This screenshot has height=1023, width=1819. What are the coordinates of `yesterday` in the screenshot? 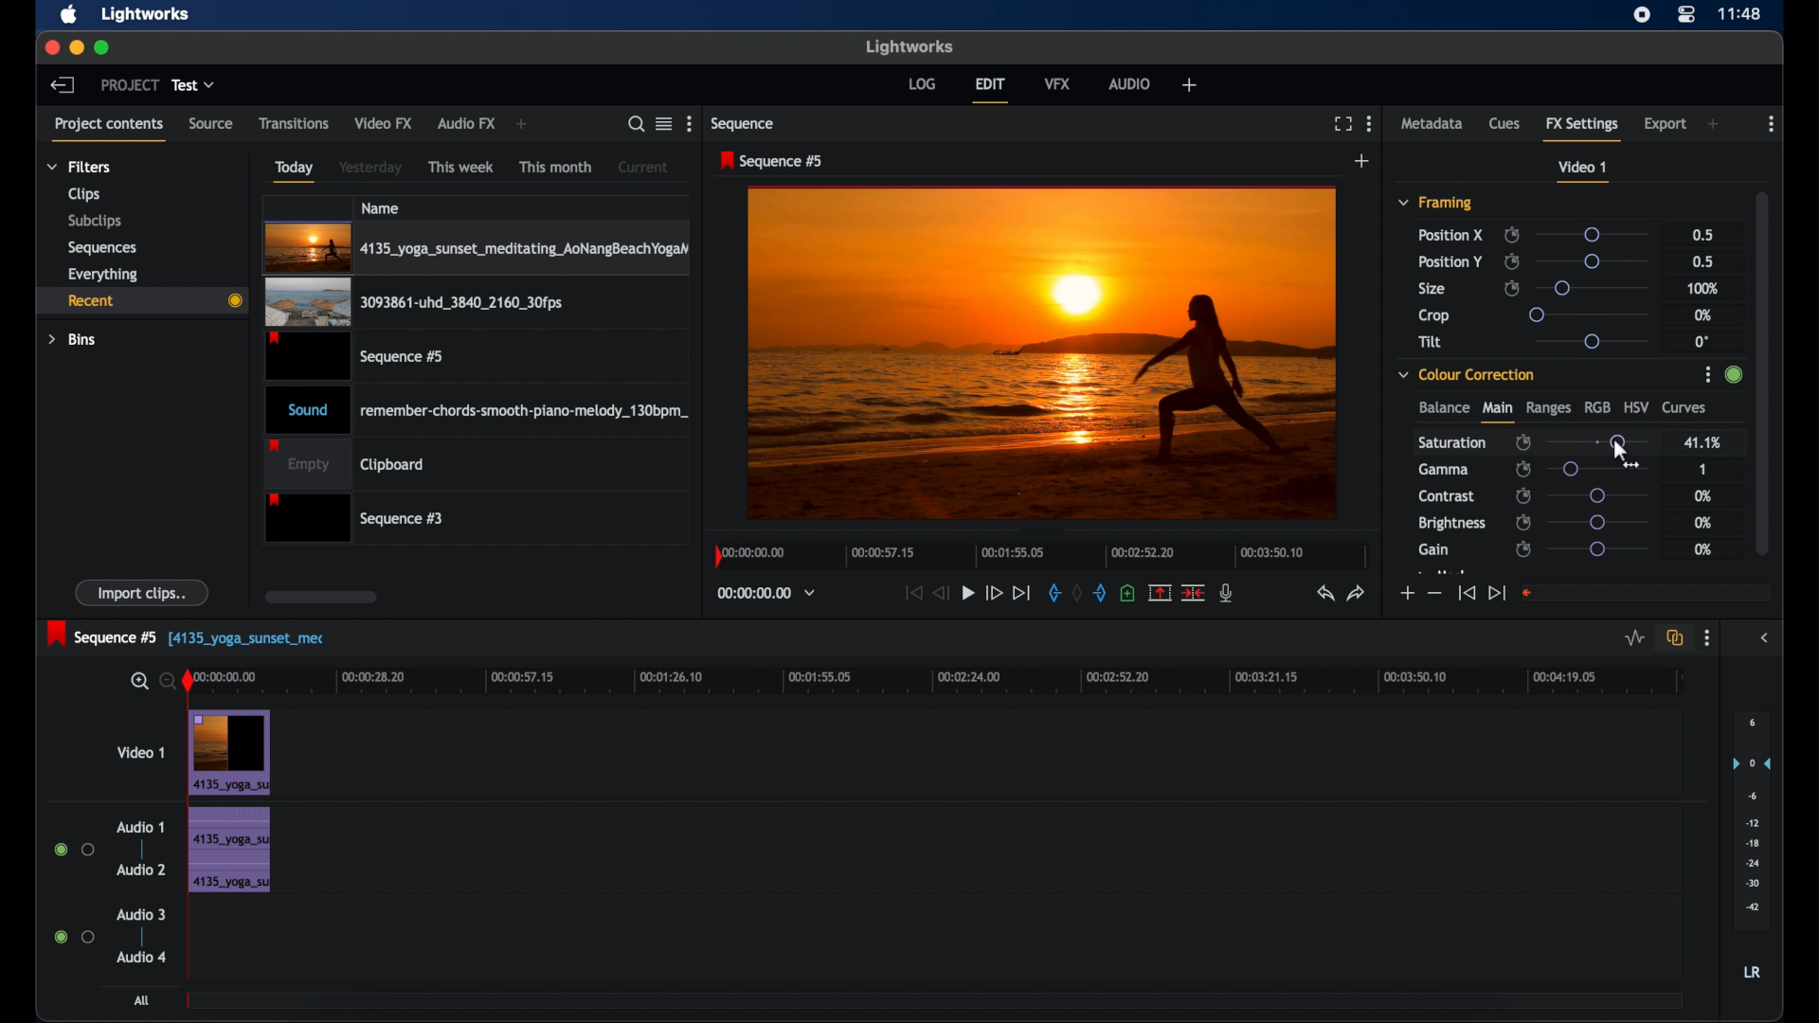 It's located at (370, 168).